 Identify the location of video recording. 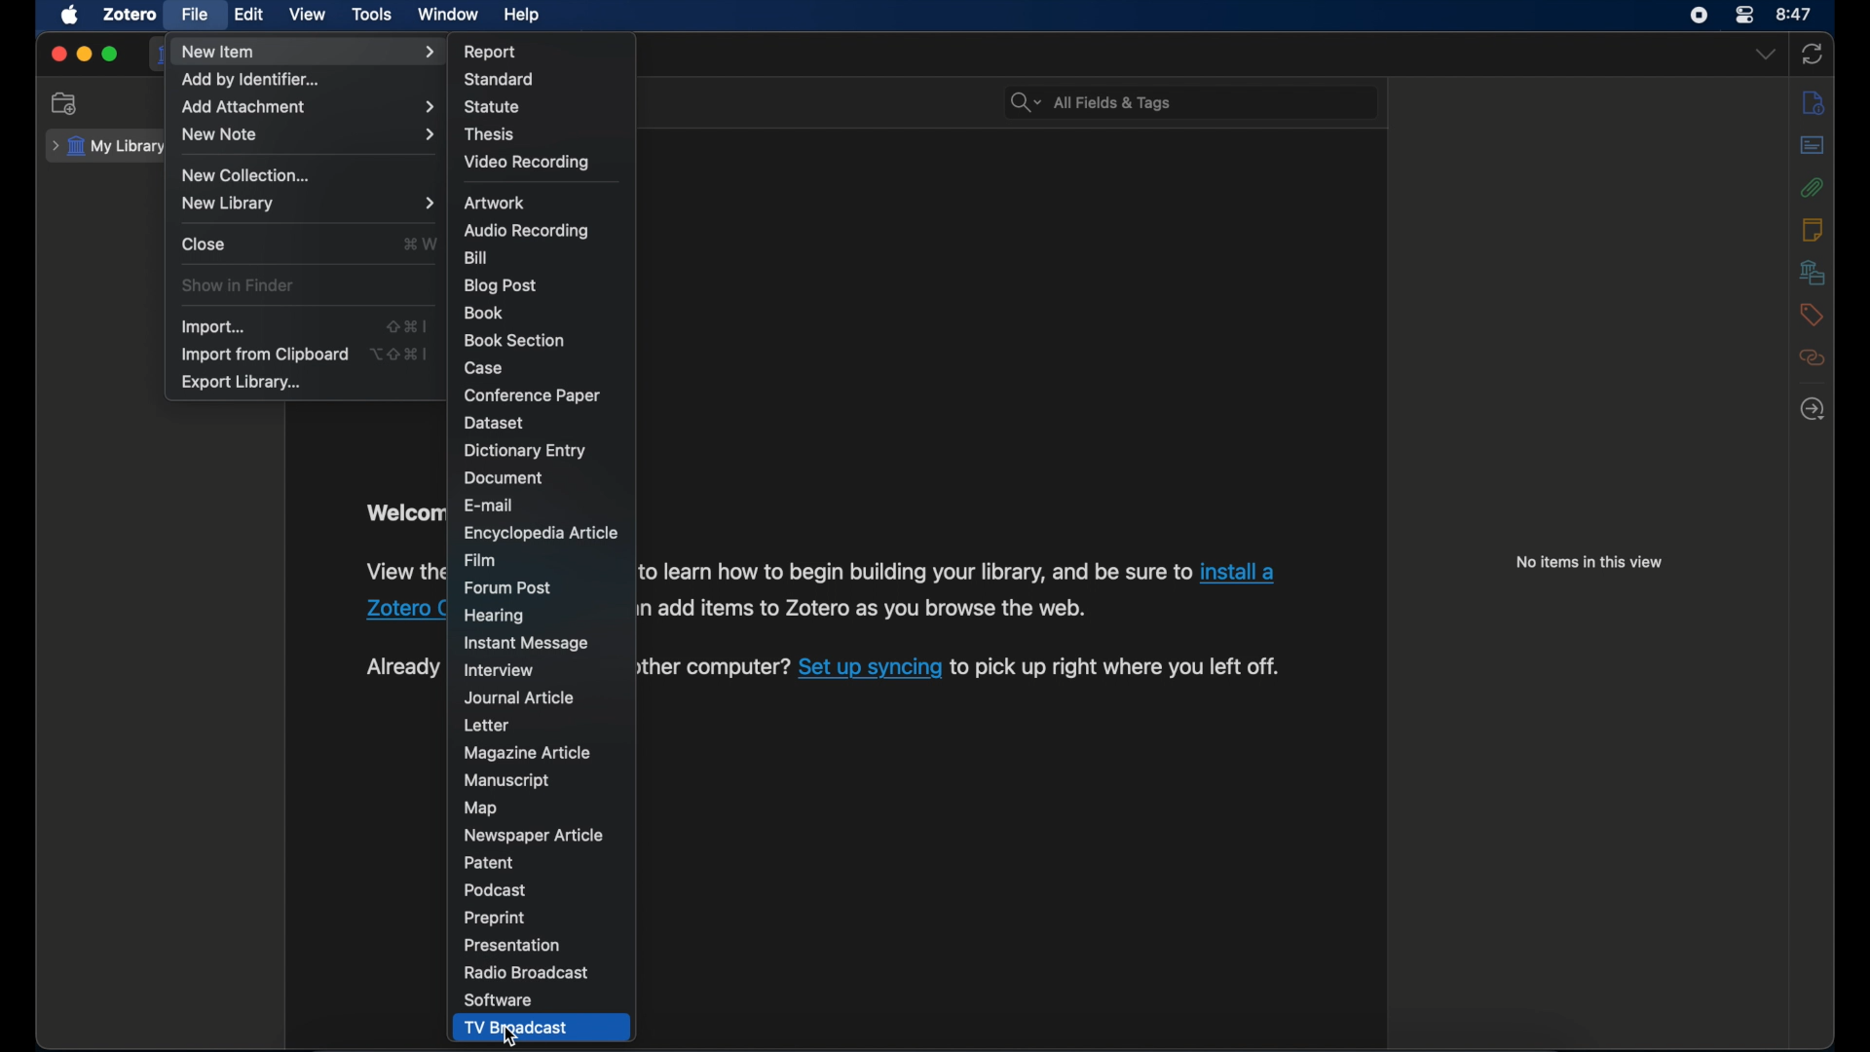
(526, 162).